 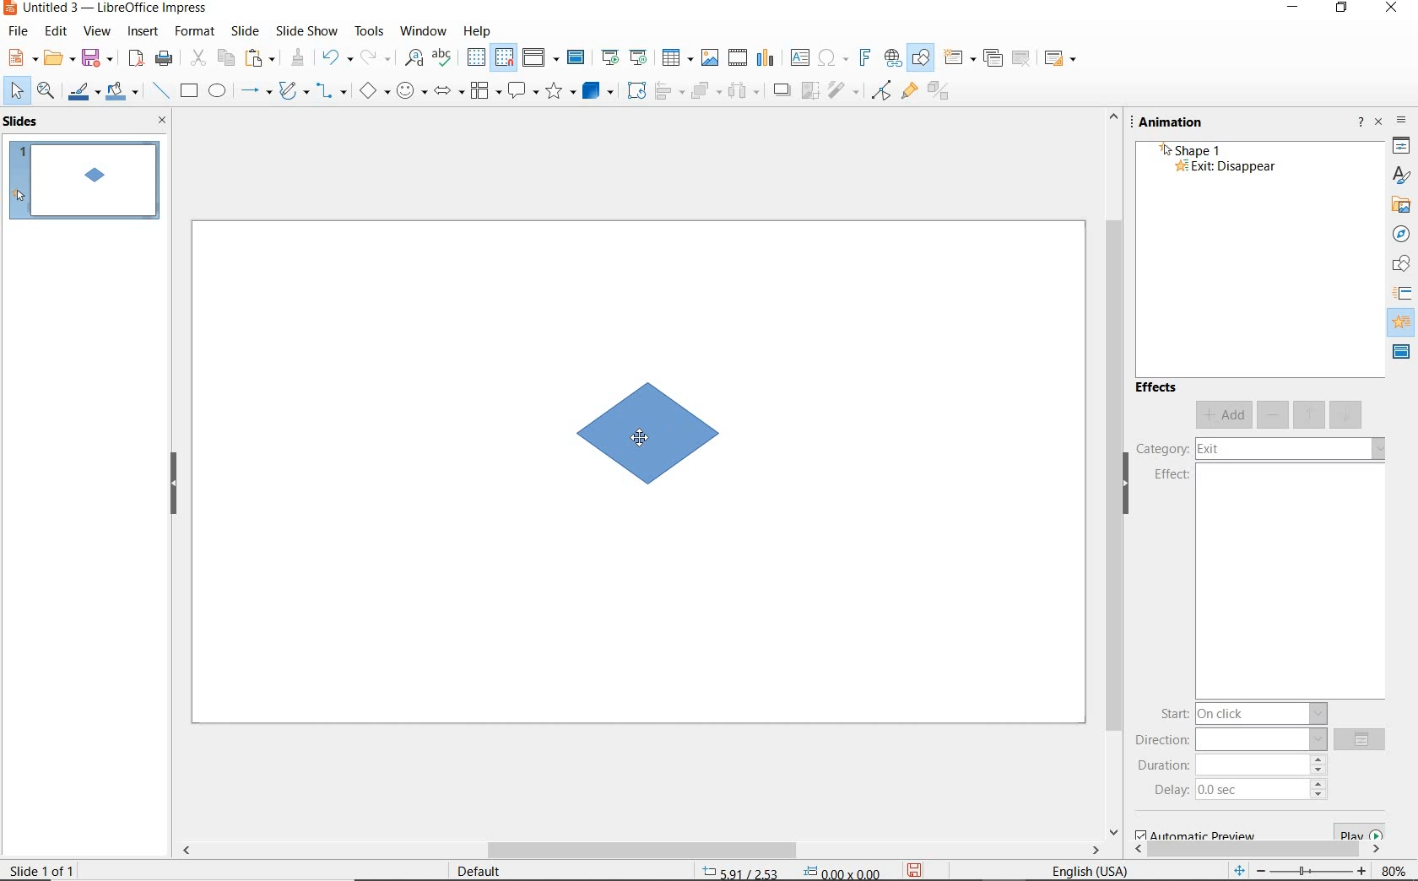 What do you see at coordinates (1264, 449) in the screenshot?
I see `category` at bounding box center [1264, 449].